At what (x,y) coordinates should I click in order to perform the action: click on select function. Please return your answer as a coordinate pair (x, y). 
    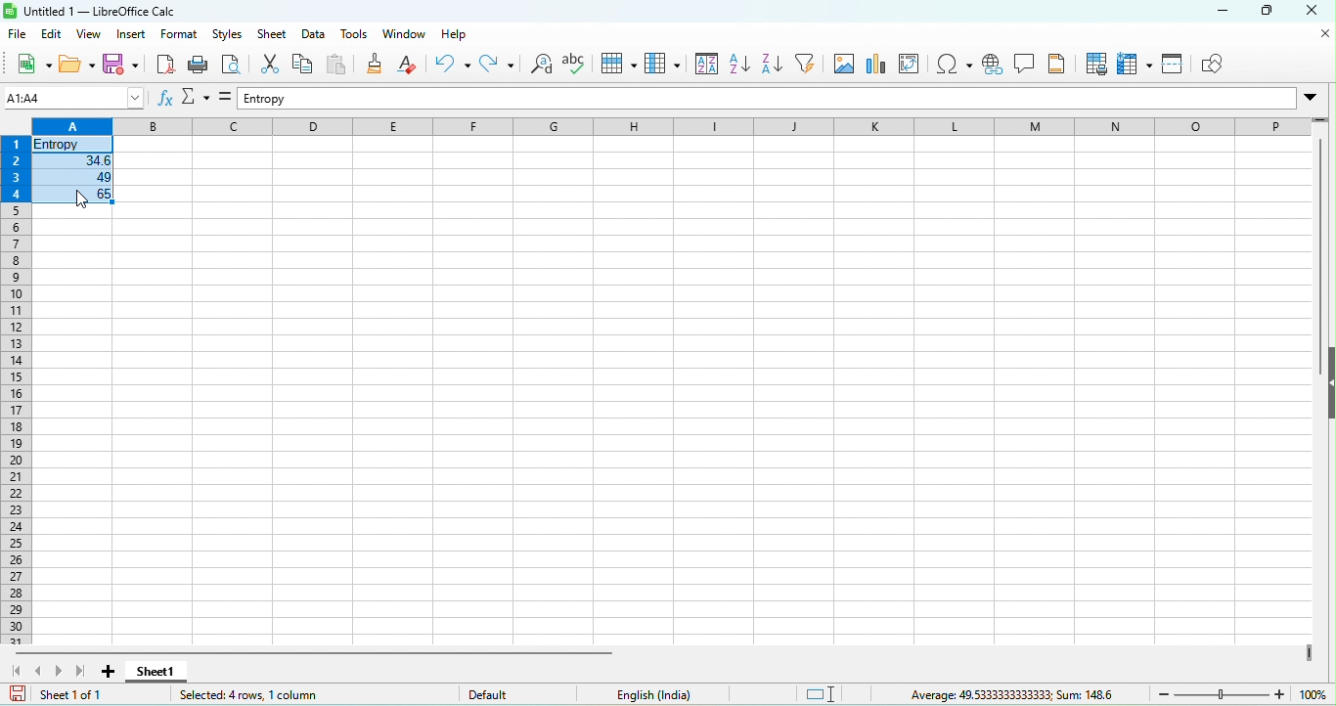
    Looking at the image, I should click on (199, 100).